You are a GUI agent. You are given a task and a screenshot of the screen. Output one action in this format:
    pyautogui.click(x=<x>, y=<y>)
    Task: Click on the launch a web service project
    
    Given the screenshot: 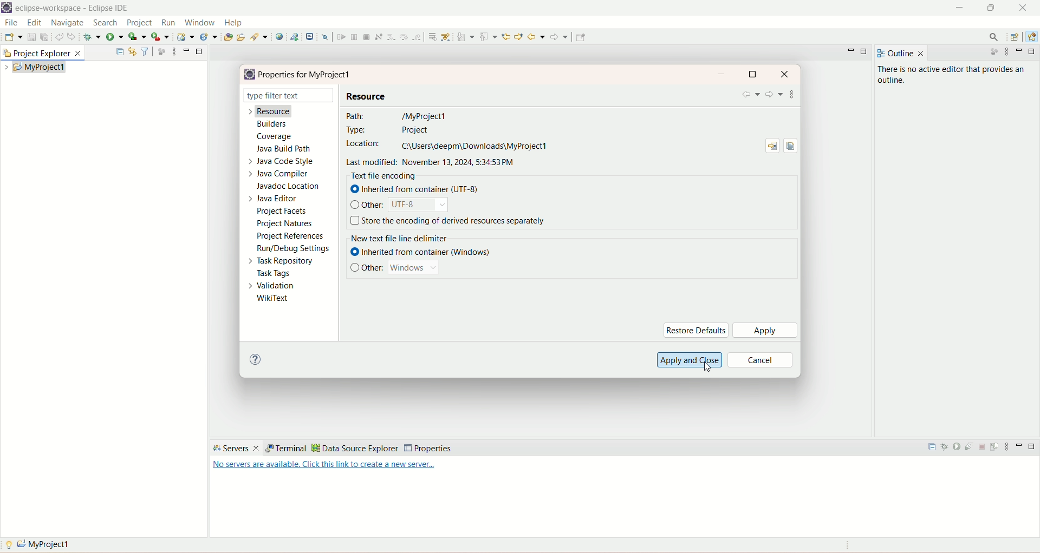 What is the action you would take?
    pyautogui.click(x=297, y=36)
    